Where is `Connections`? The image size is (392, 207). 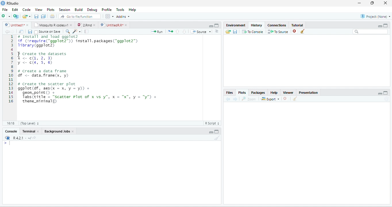 Connections is located at coordinates (277, 25).